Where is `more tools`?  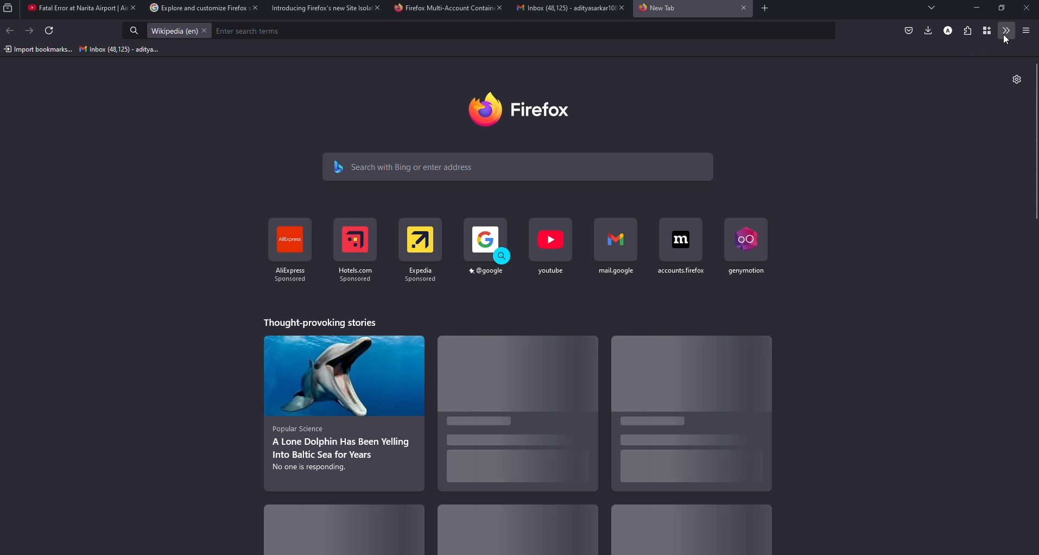 more tools is located at coordinates (1008, 31).